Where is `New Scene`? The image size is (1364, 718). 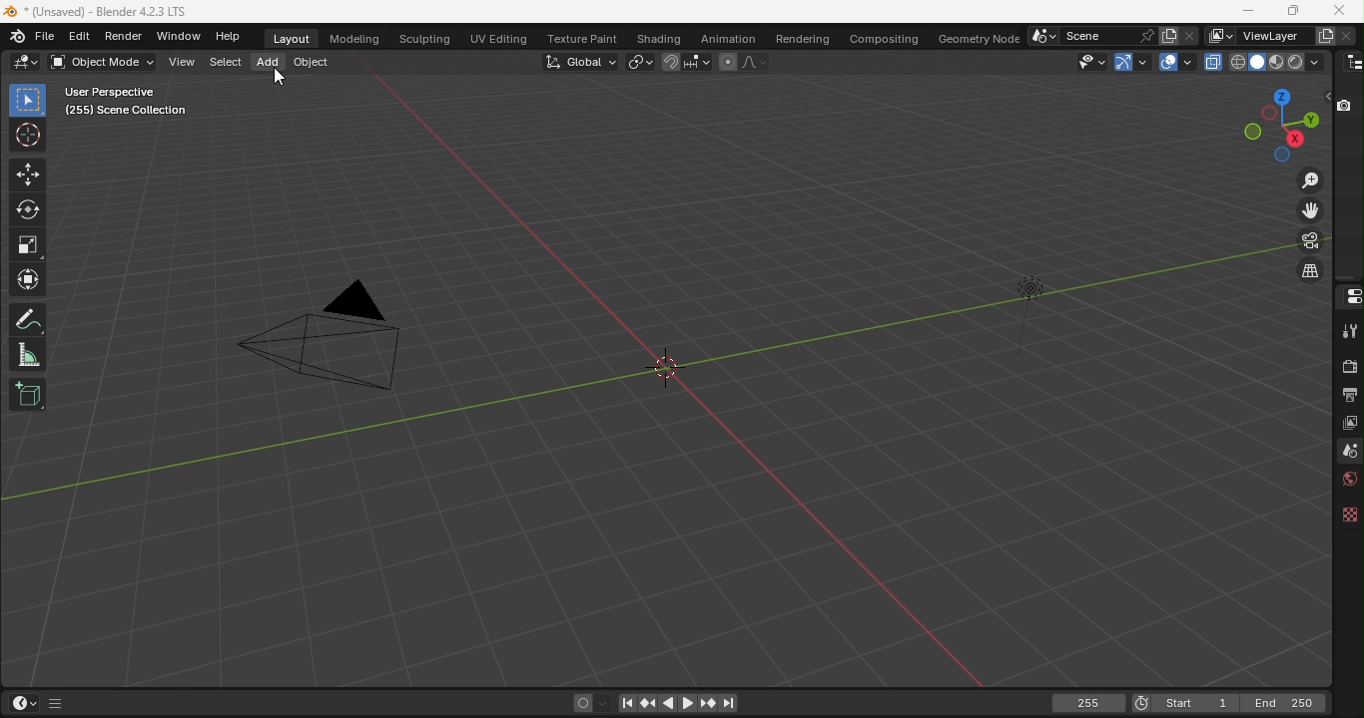 New Scene is located at coordinates (1168, 35).